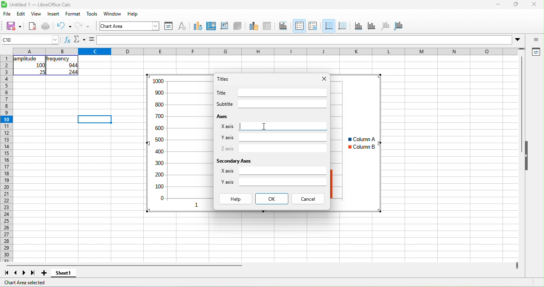 The width and height of the screenshot is (544, 287). I want to click on data range, so click(254, 26).